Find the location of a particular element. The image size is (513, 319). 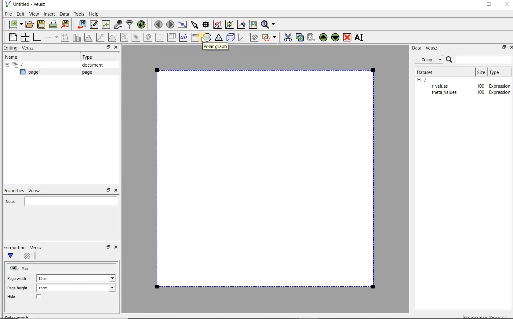

No position is located at coordinates (476, 316).